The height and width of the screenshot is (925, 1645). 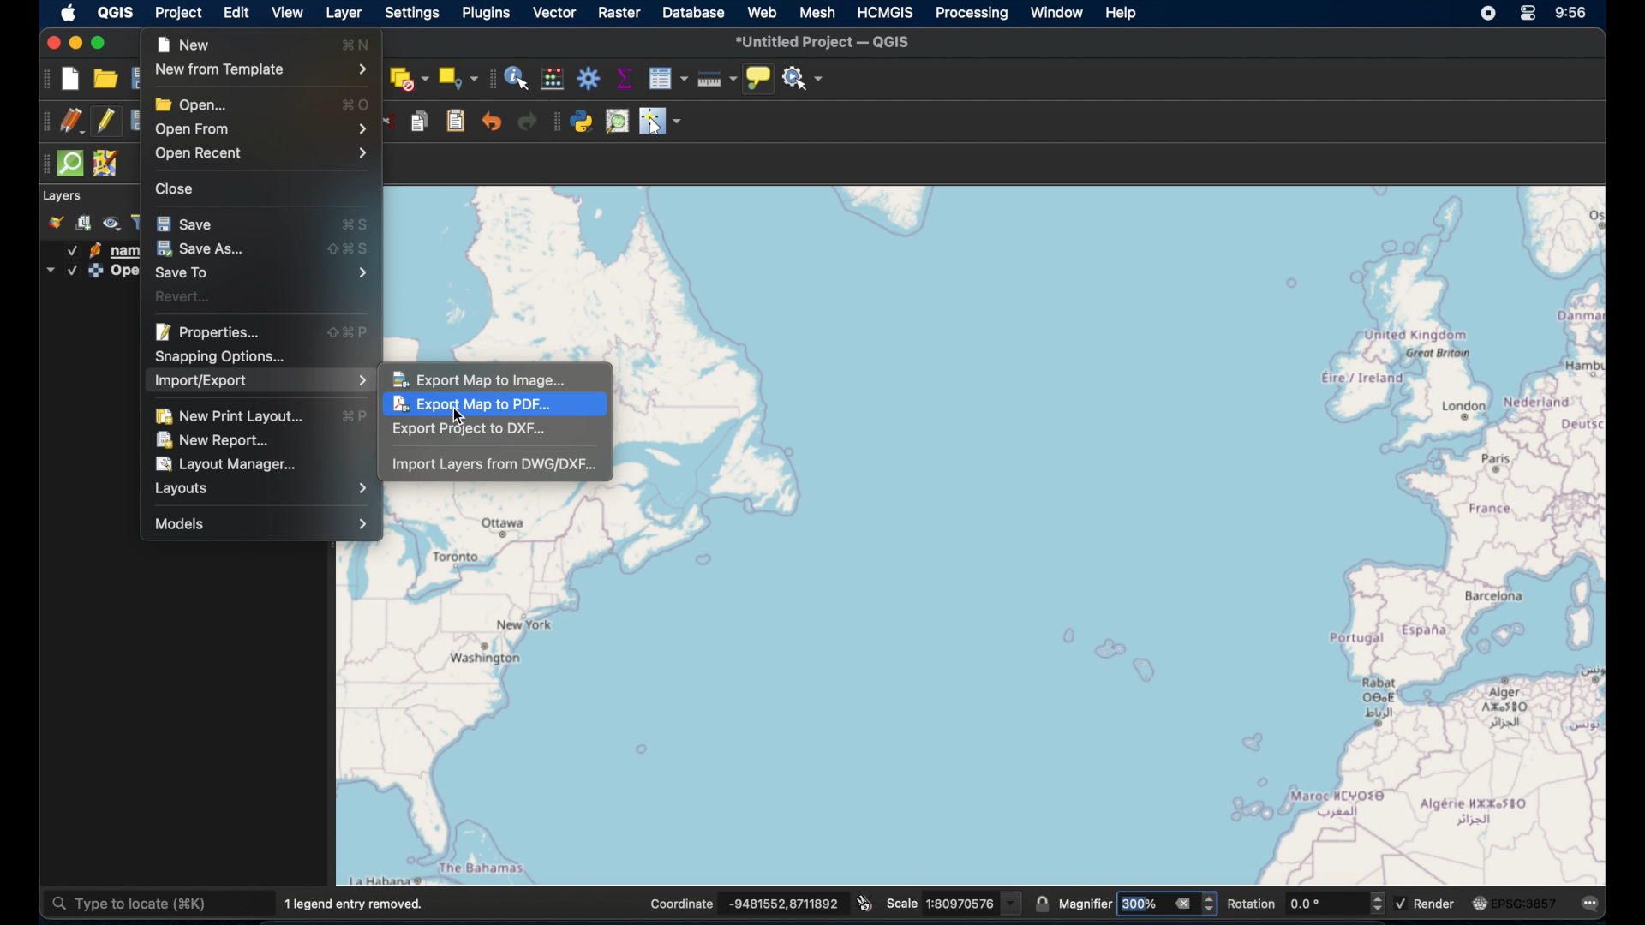 I want to click on time, so click(x=1574, y=15).